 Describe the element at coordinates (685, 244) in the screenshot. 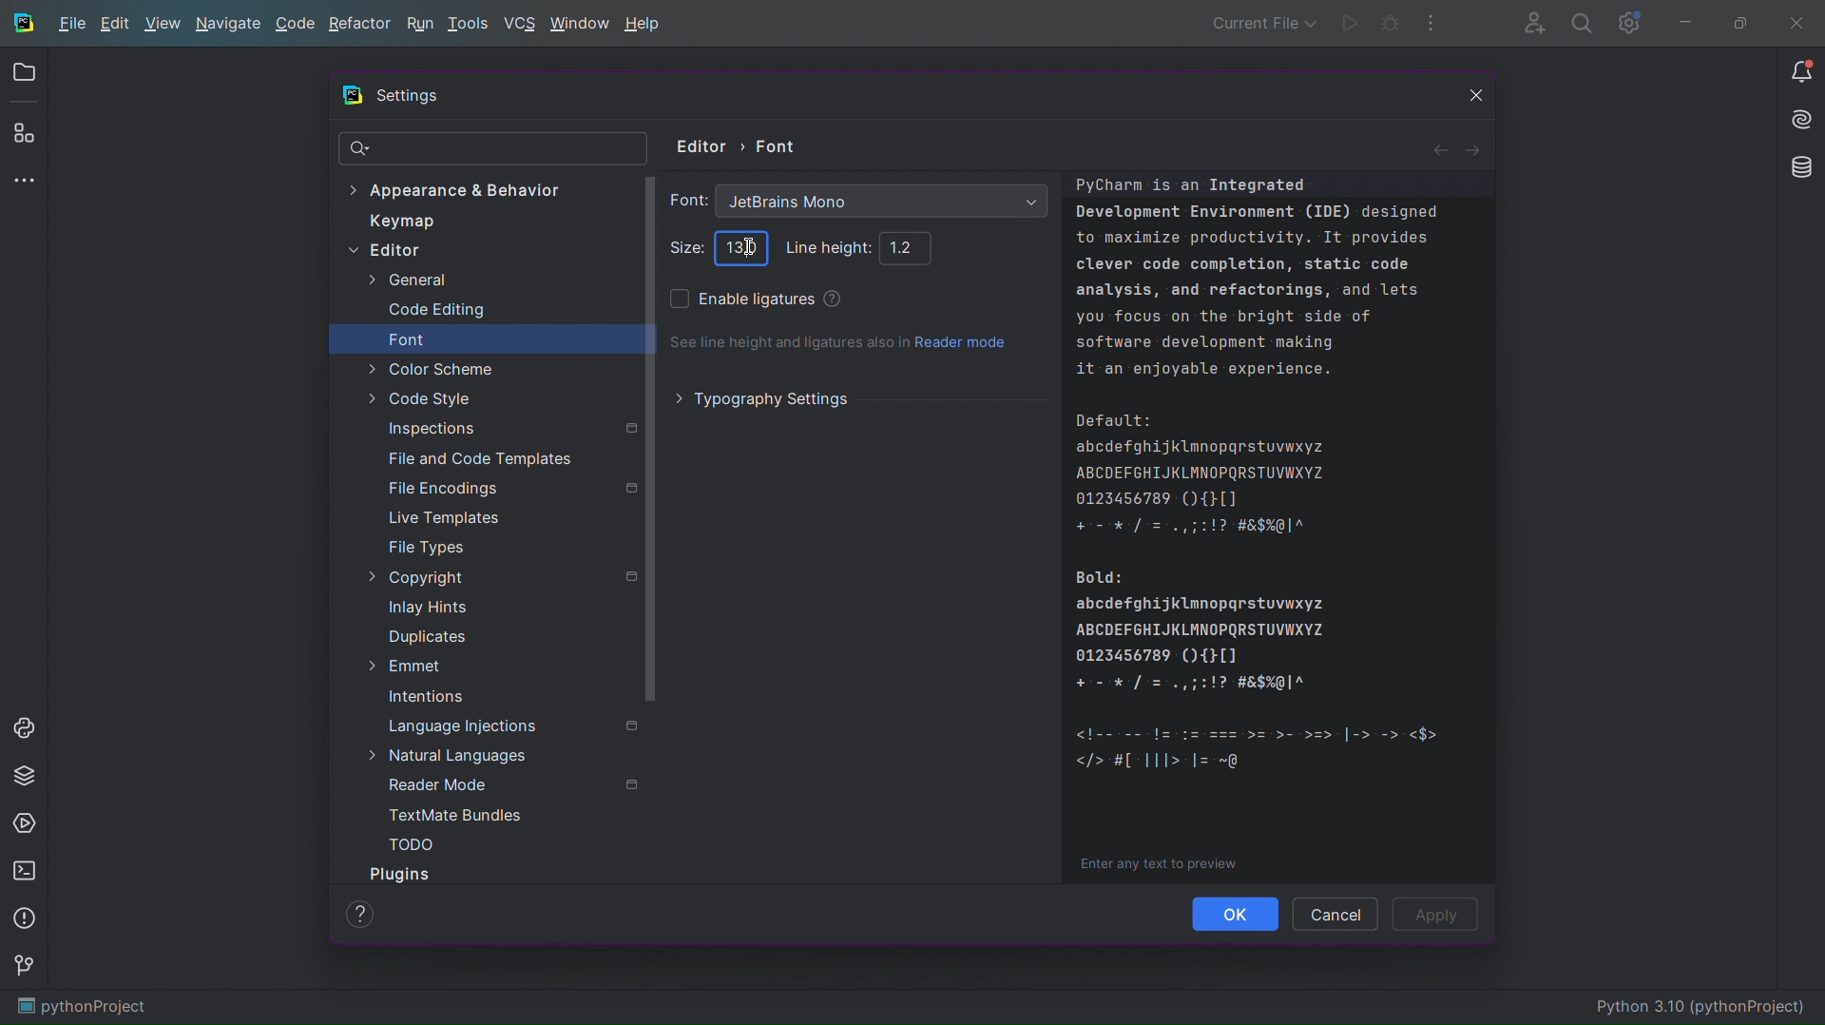

I see `Size` at that location.